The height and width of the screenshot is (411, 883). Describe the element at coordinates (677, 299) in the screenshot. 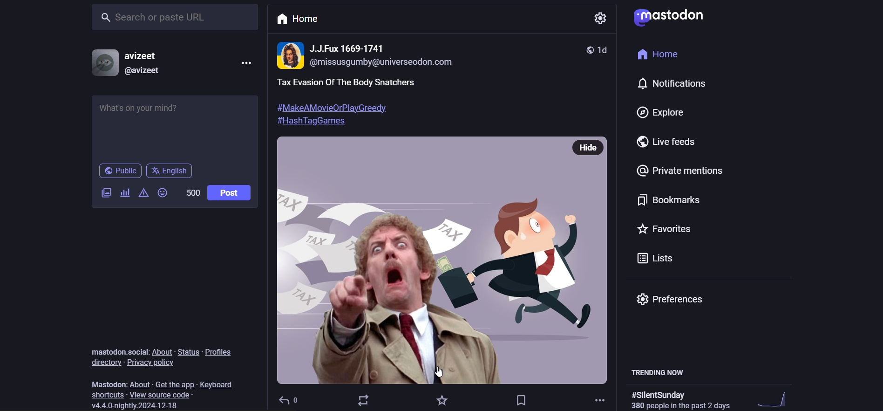

I see `preferences` at that location.